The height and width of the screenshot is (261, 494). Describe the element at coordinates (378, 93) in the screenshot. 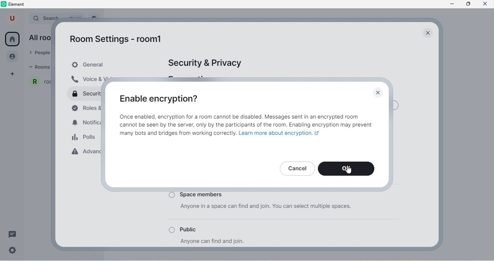

I see `close` at that location.